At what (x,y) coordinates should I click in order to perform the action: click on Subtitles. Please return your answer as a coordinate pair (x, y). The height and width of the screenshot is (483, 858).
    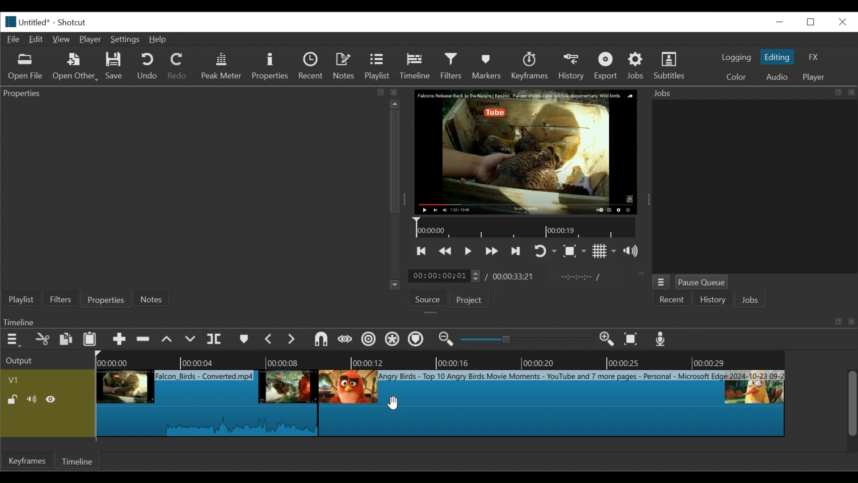
    Looking at the image, I should click on (670, 65).